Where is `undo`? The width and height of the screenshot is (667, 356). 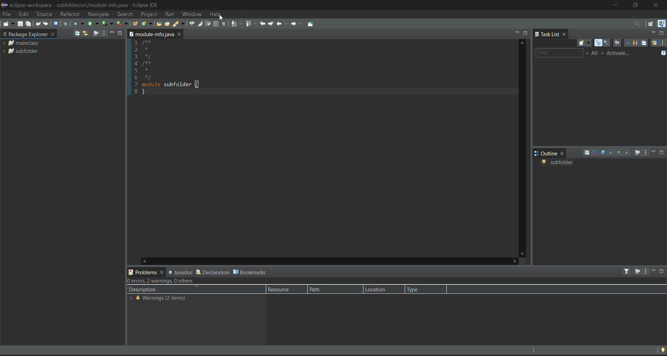 undo is located at coordinates (39, 24).